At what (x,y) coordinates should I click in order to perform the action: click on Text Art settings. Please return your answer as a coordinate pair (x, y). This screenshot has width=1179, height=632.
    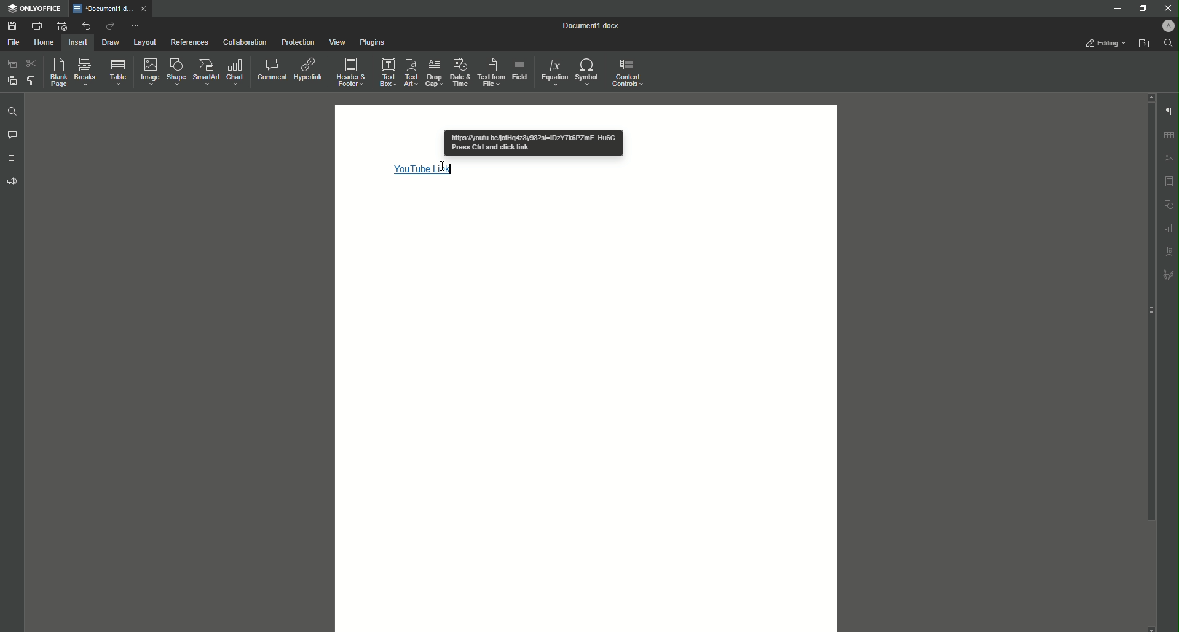
    Looking at the image, I should click on (1170, 251).